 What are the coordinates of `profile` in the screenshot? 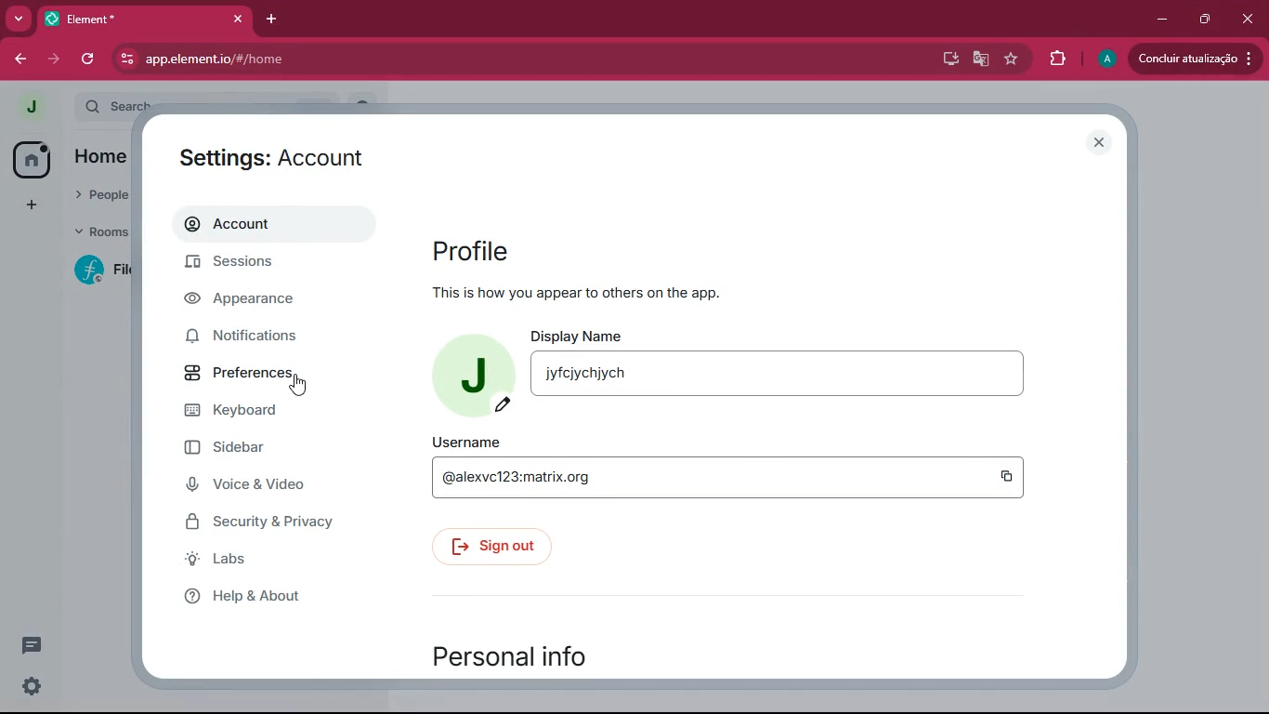 It's located at (1103, 59).